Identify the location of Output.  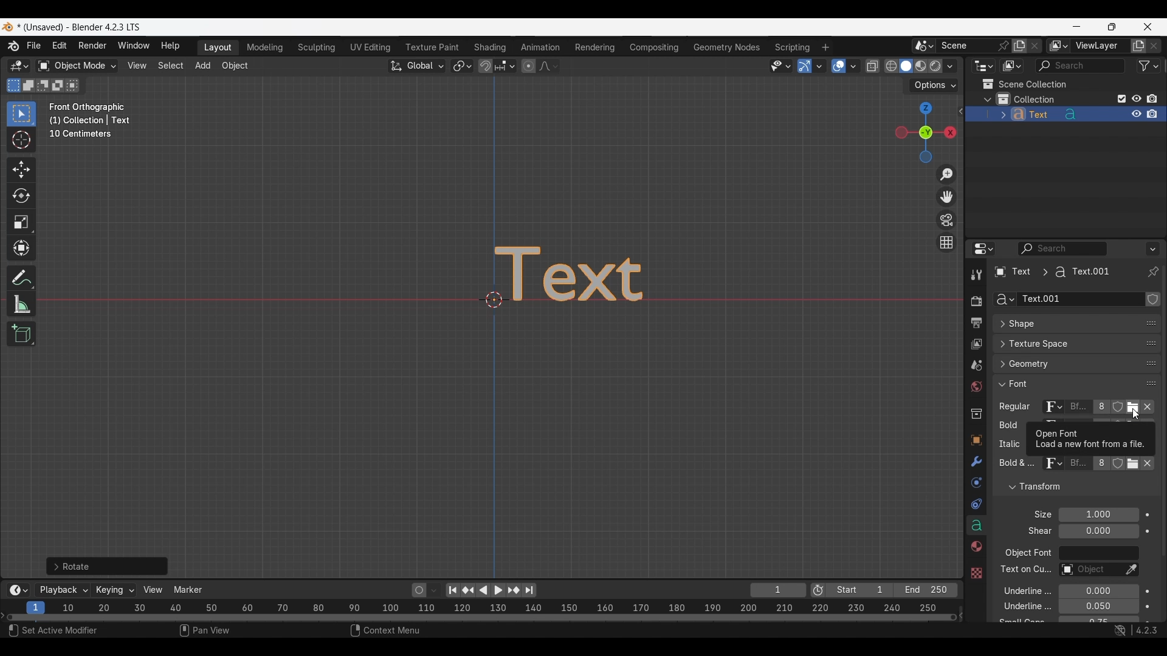
(976, 323).